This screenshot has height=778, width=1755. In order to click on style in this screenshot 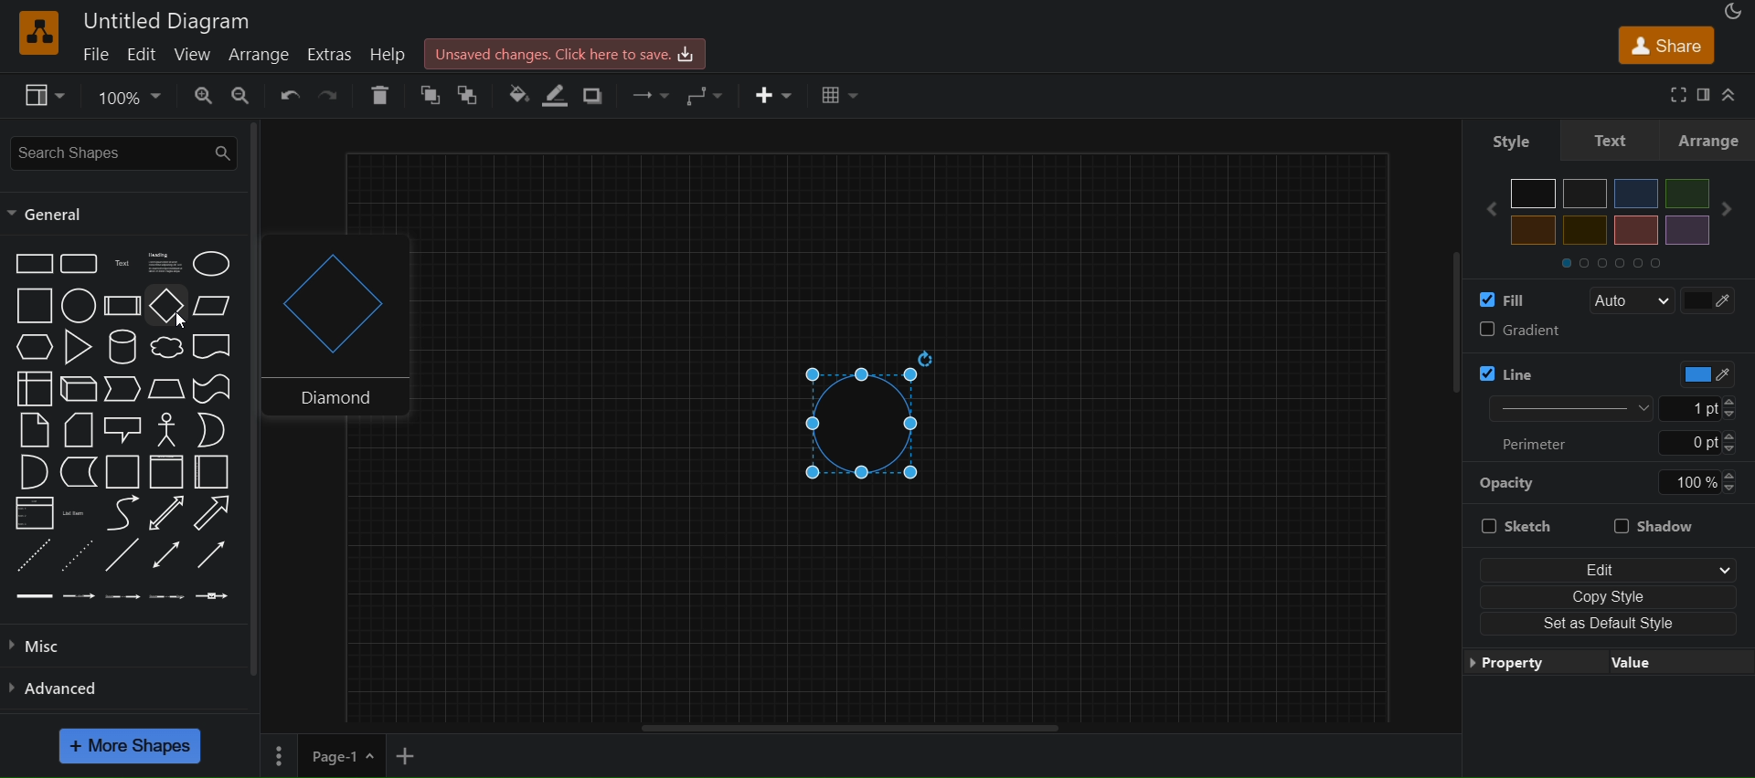, I will do `click(1503, 139)`.